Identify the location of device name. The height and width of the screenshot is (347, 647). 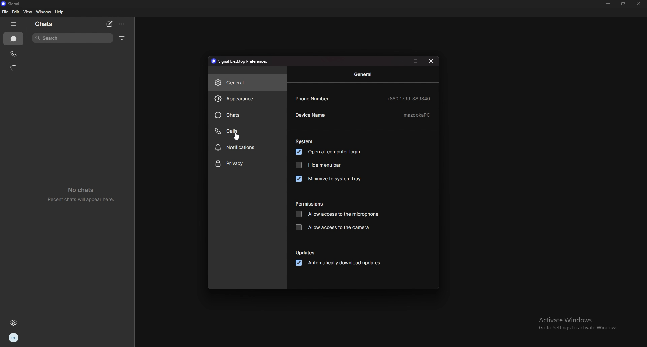
(362, 115).